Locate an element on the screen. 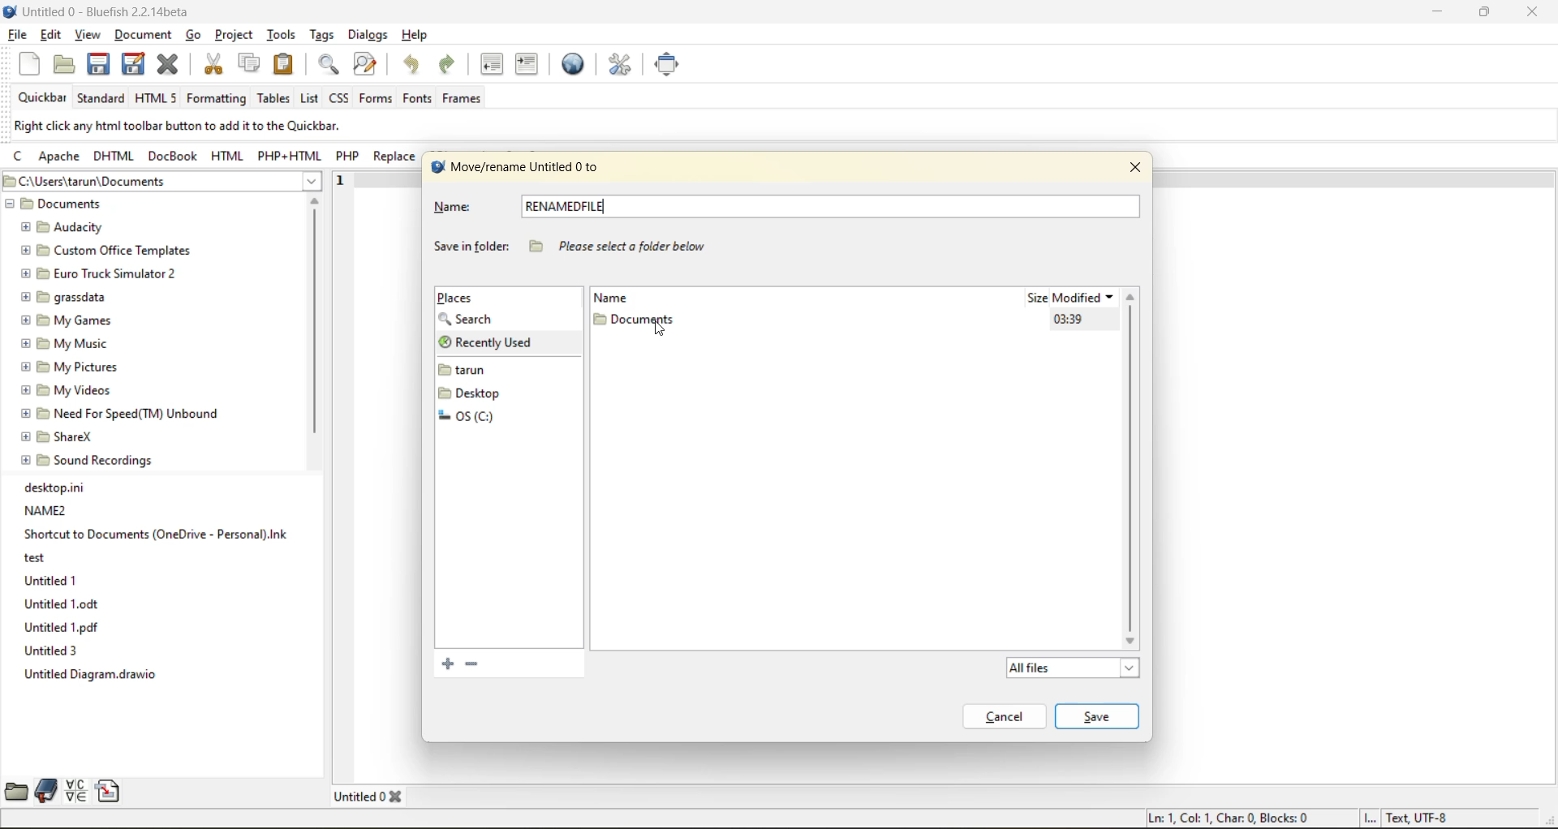 This screenshot has width=1558, height=829. file location is located at coordinates (145, 181).